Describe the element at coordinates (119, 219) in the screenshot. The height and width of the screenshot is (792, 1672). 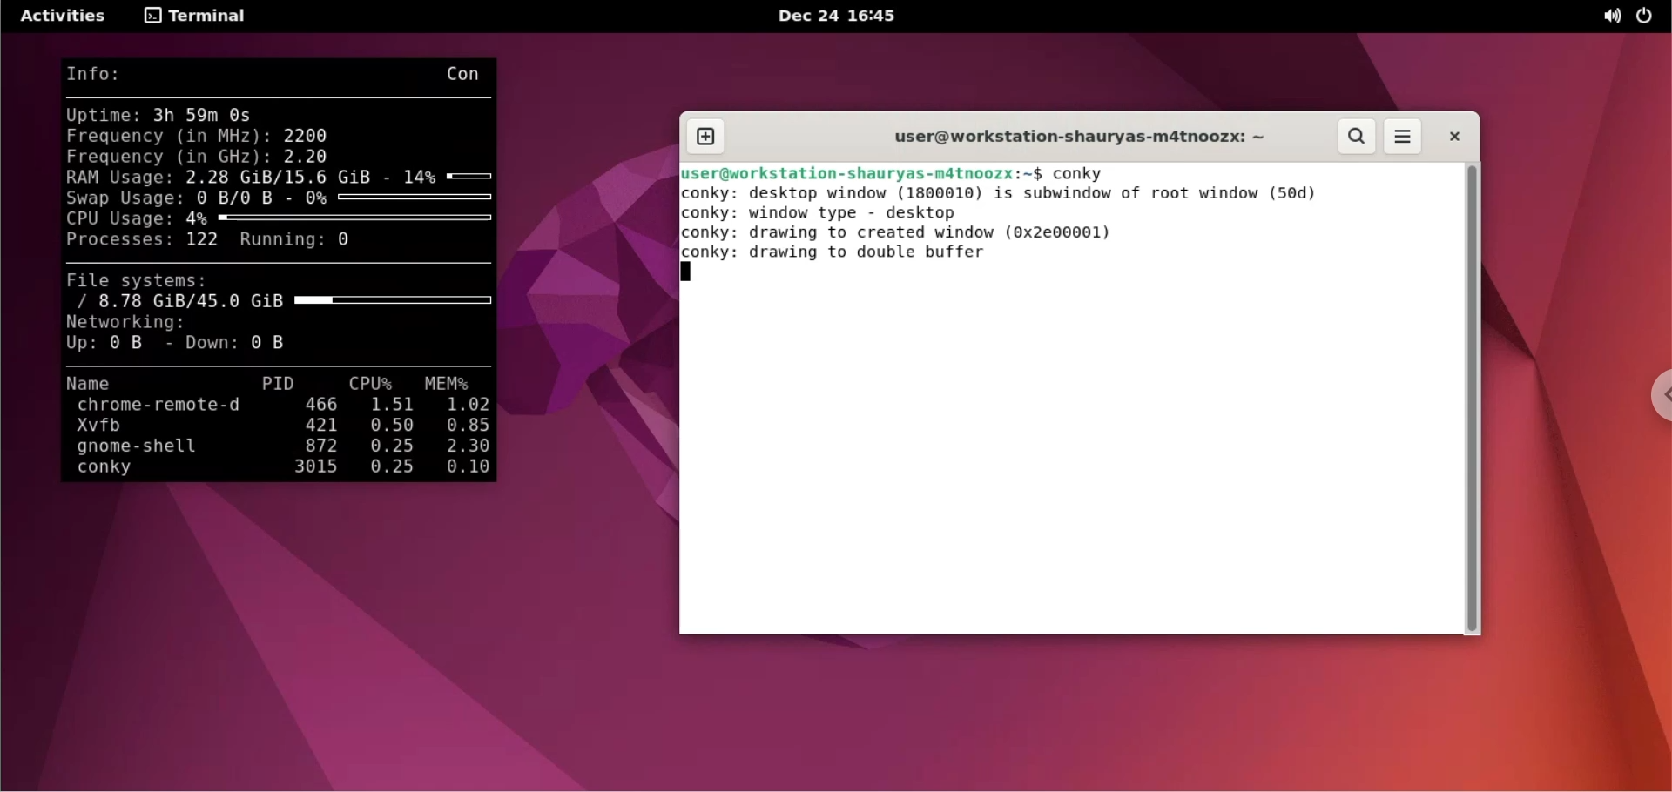
I see `CPU usage label` at that location.